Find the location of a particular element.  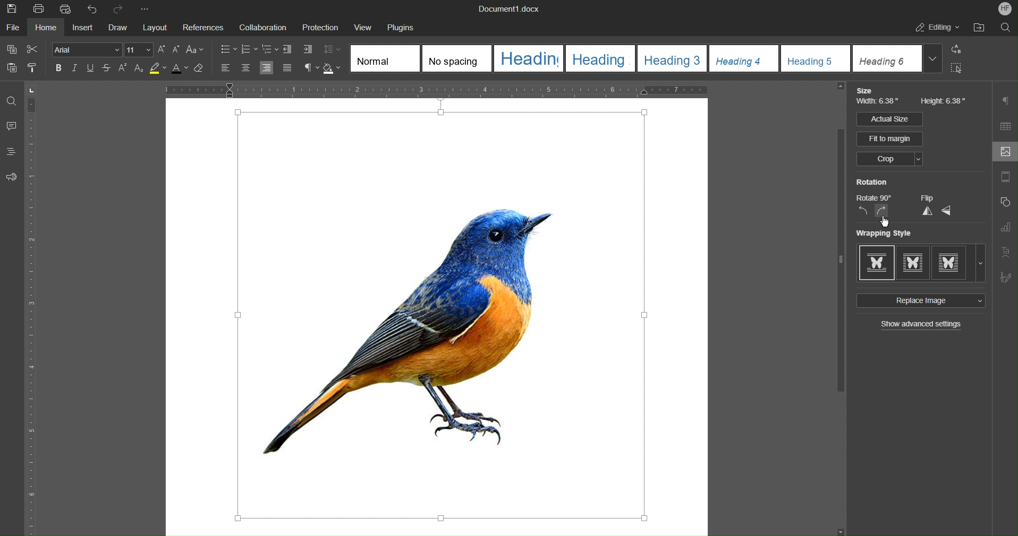

Rotate CW is located at coordinates (883, 211).